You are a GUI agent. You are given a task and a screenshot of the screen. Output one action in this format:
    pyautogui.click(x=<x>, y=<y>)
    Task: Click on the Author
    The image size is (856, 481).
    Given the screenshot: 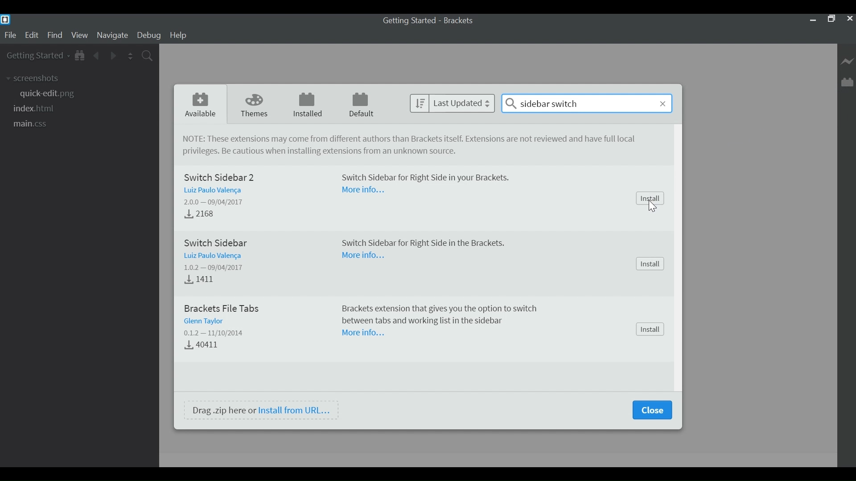 What is the action you would take?
    pyautogui.click(x=217, y=190)
    